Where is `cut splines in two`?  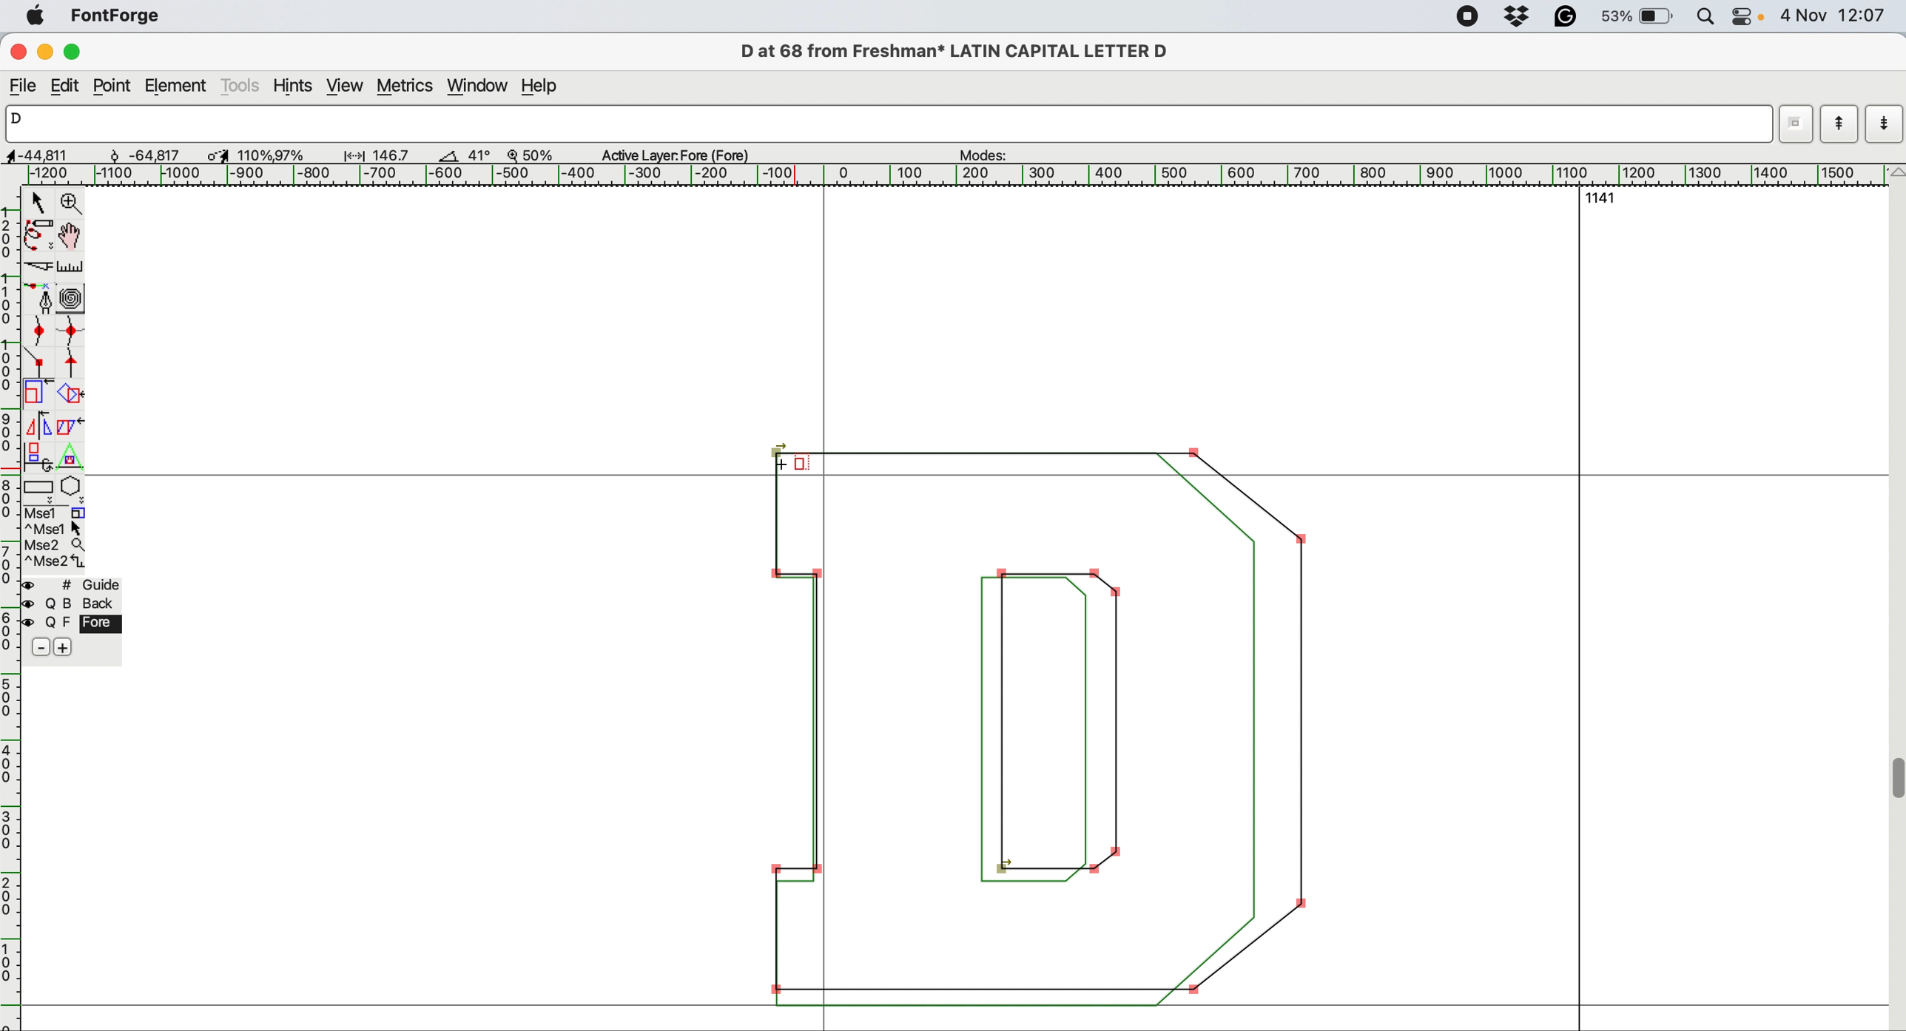 cut splines in two is located at coordinates (36, 263).